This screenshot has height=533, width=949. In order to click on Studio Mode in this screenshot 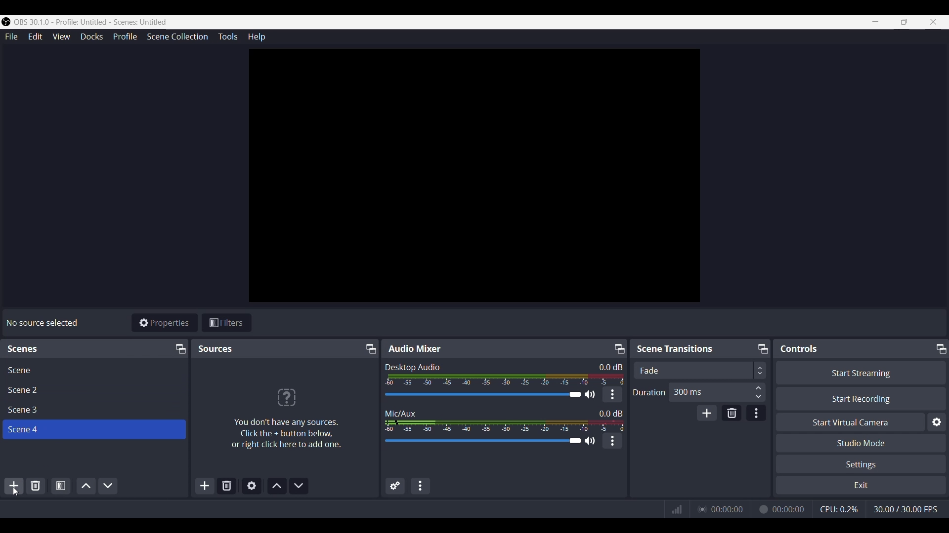, I will do `click(862, 443)`.